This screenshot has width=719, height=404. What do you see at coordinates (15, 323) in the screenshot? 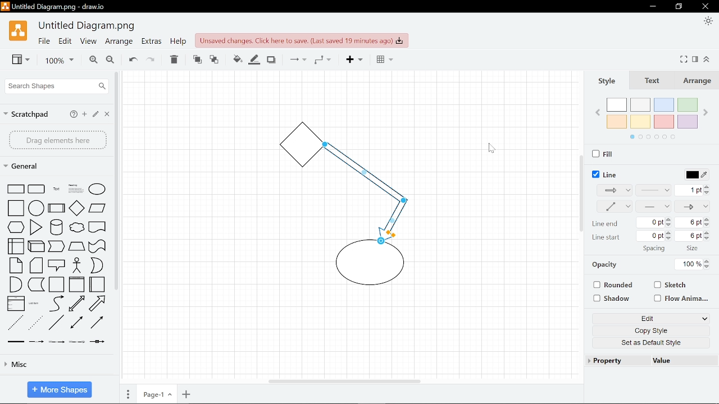
I see `shape` at bounding box center [15, 323].